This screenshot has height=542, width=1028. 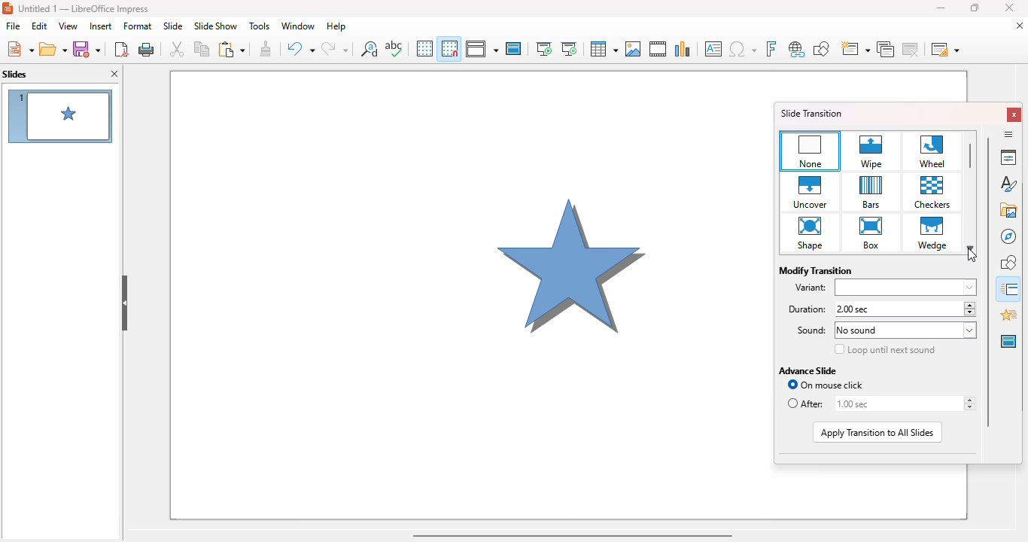 I want to click on shapes, so click(x=1010, y=262).